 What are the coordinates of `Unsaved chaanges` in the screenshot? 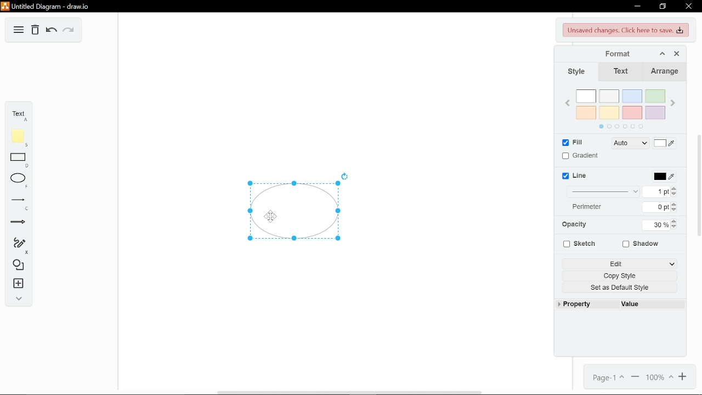 It's located at (626, 30).